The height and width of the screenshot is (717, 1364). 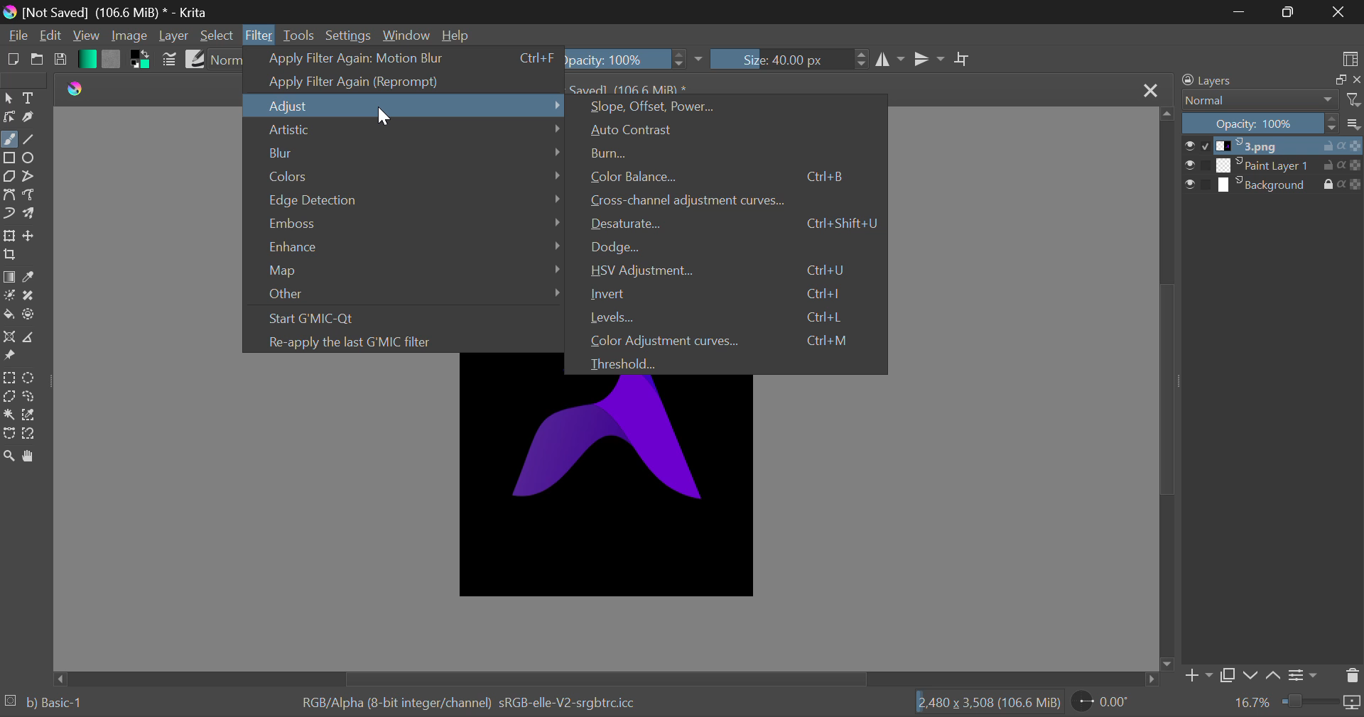 I want to click on Reference Images, so click(x=11, y=358).